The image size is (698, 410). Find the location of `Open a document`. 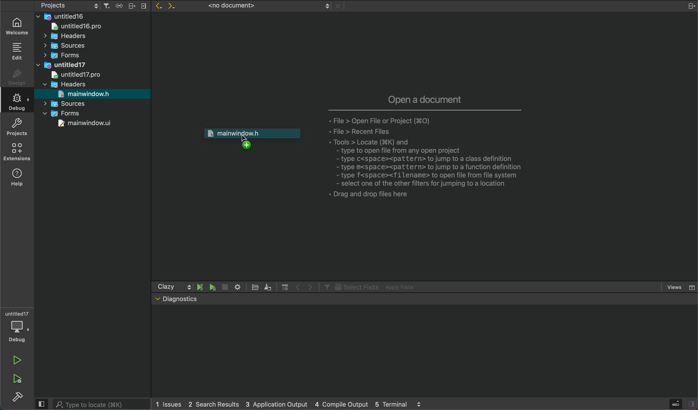

Open a document is located at coordinates (426, 98).